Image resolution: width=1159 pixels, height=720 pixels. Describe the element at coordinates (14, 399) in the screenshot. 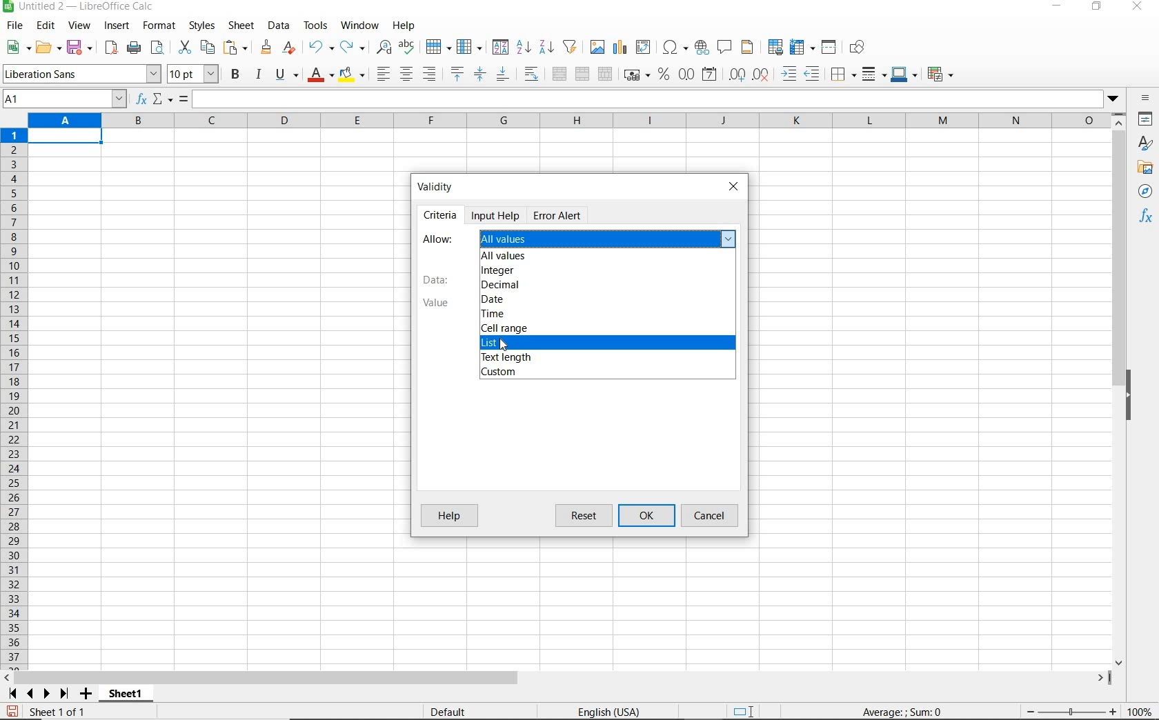

I see `rows` at that location.